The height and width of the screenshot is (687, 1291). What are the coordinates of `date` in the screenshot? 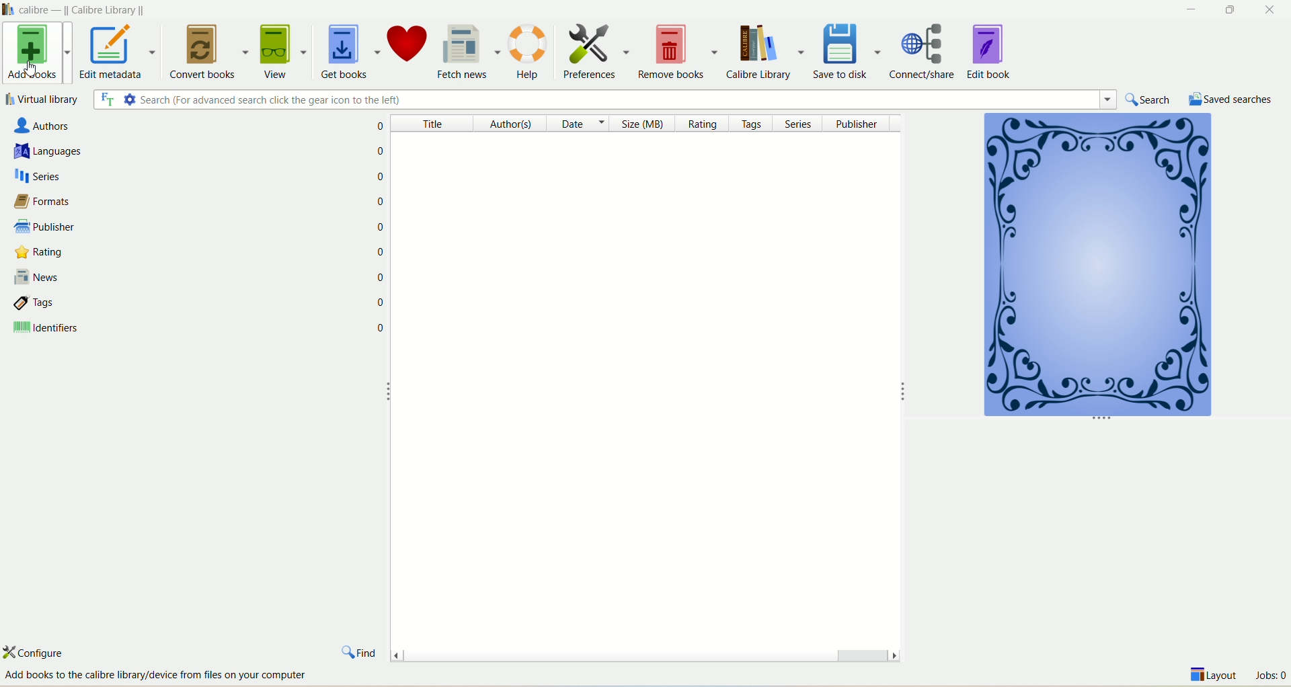 It's located at (578, 124).